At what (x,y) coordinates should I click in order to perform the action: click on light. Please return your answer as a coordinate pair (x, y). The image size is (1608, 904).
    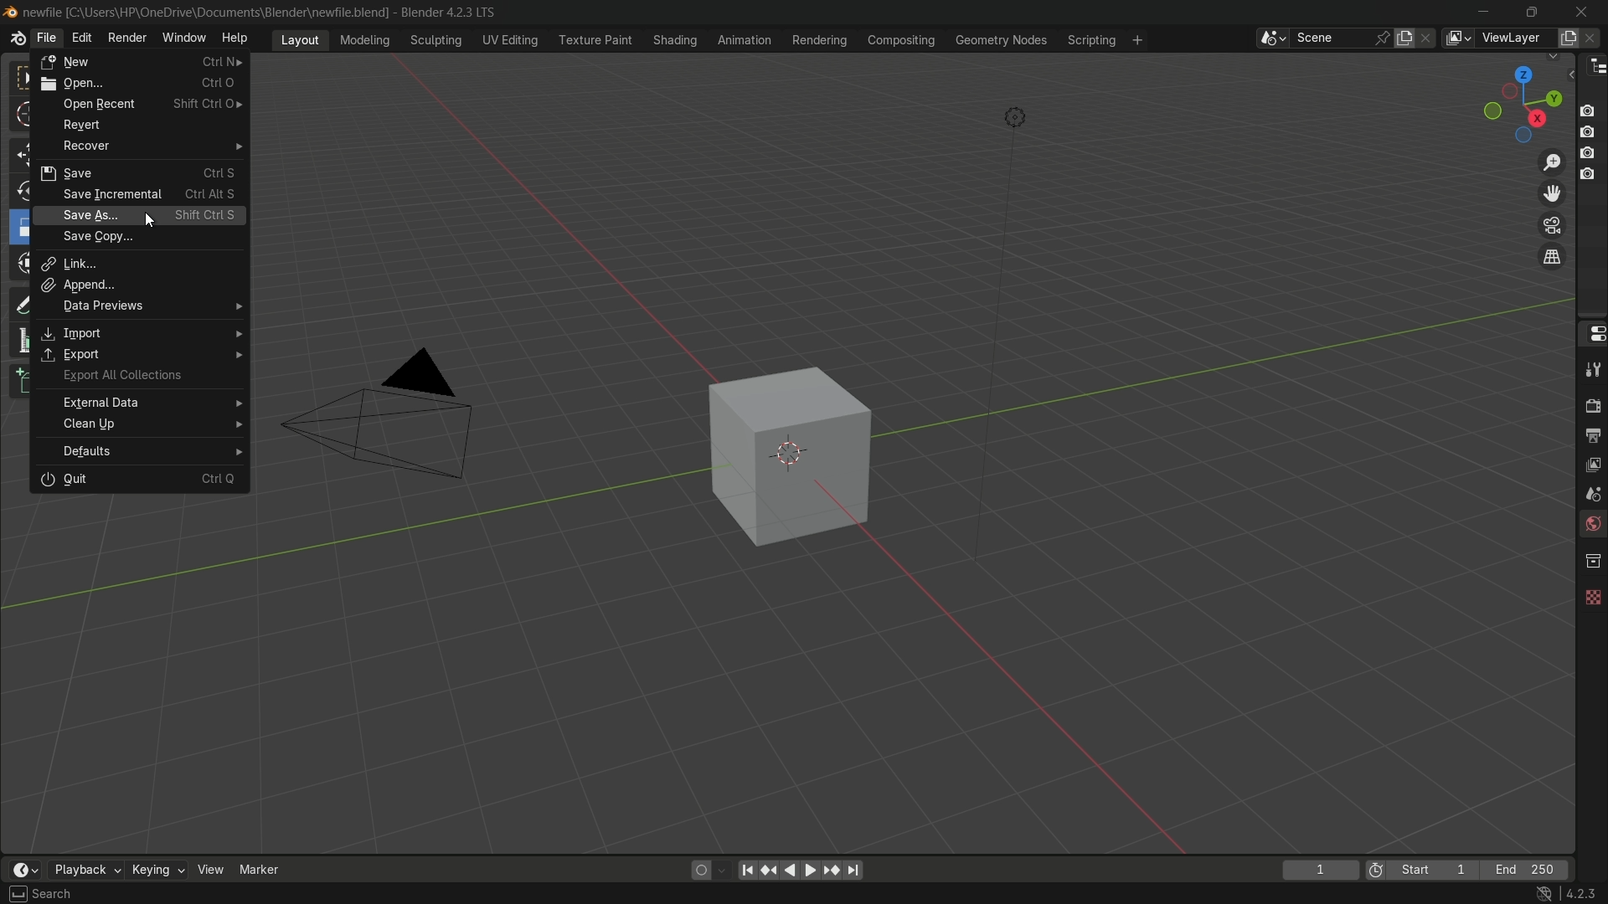
    Looking at the image, I should click on (1015, 121).